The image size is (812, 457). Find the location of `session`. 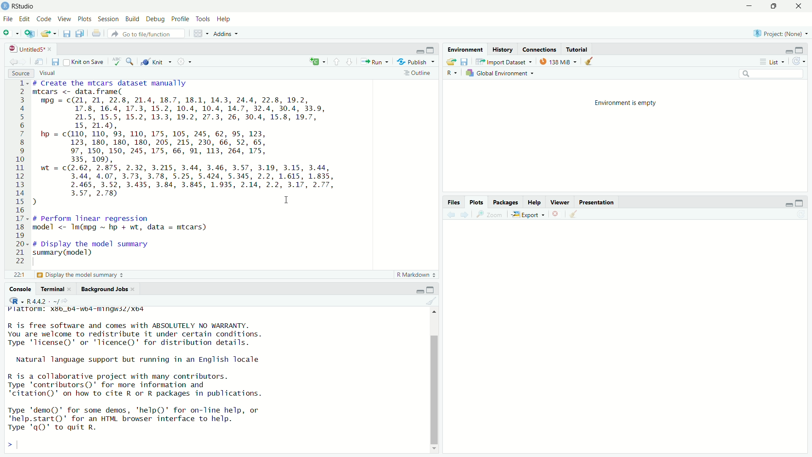

session is located at coordinates (108, 19).